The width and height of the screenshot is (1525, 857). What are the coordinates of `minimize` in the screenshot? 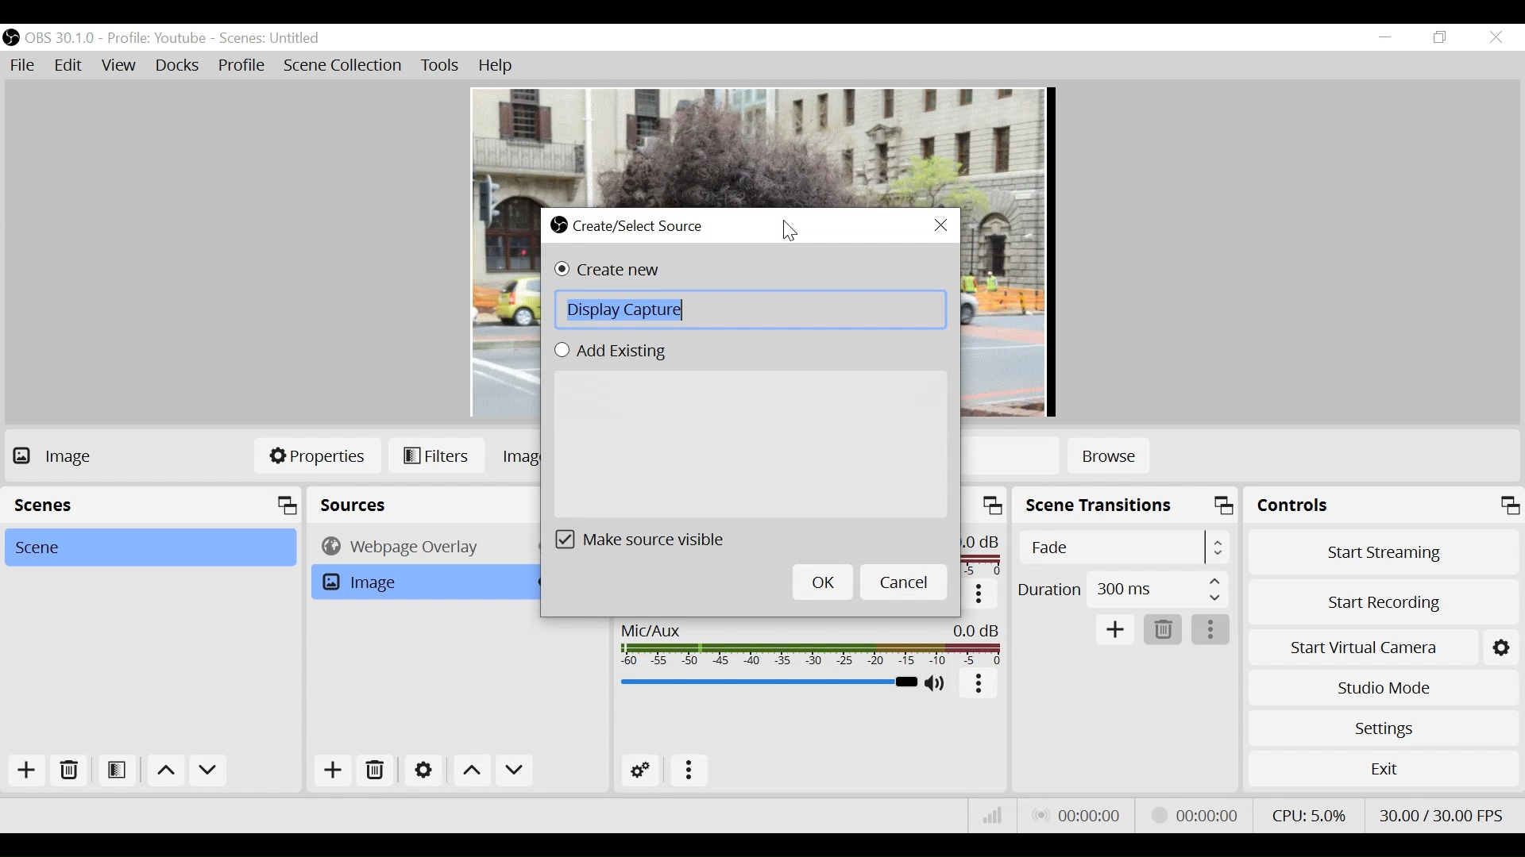 It's located at (1384, 37).